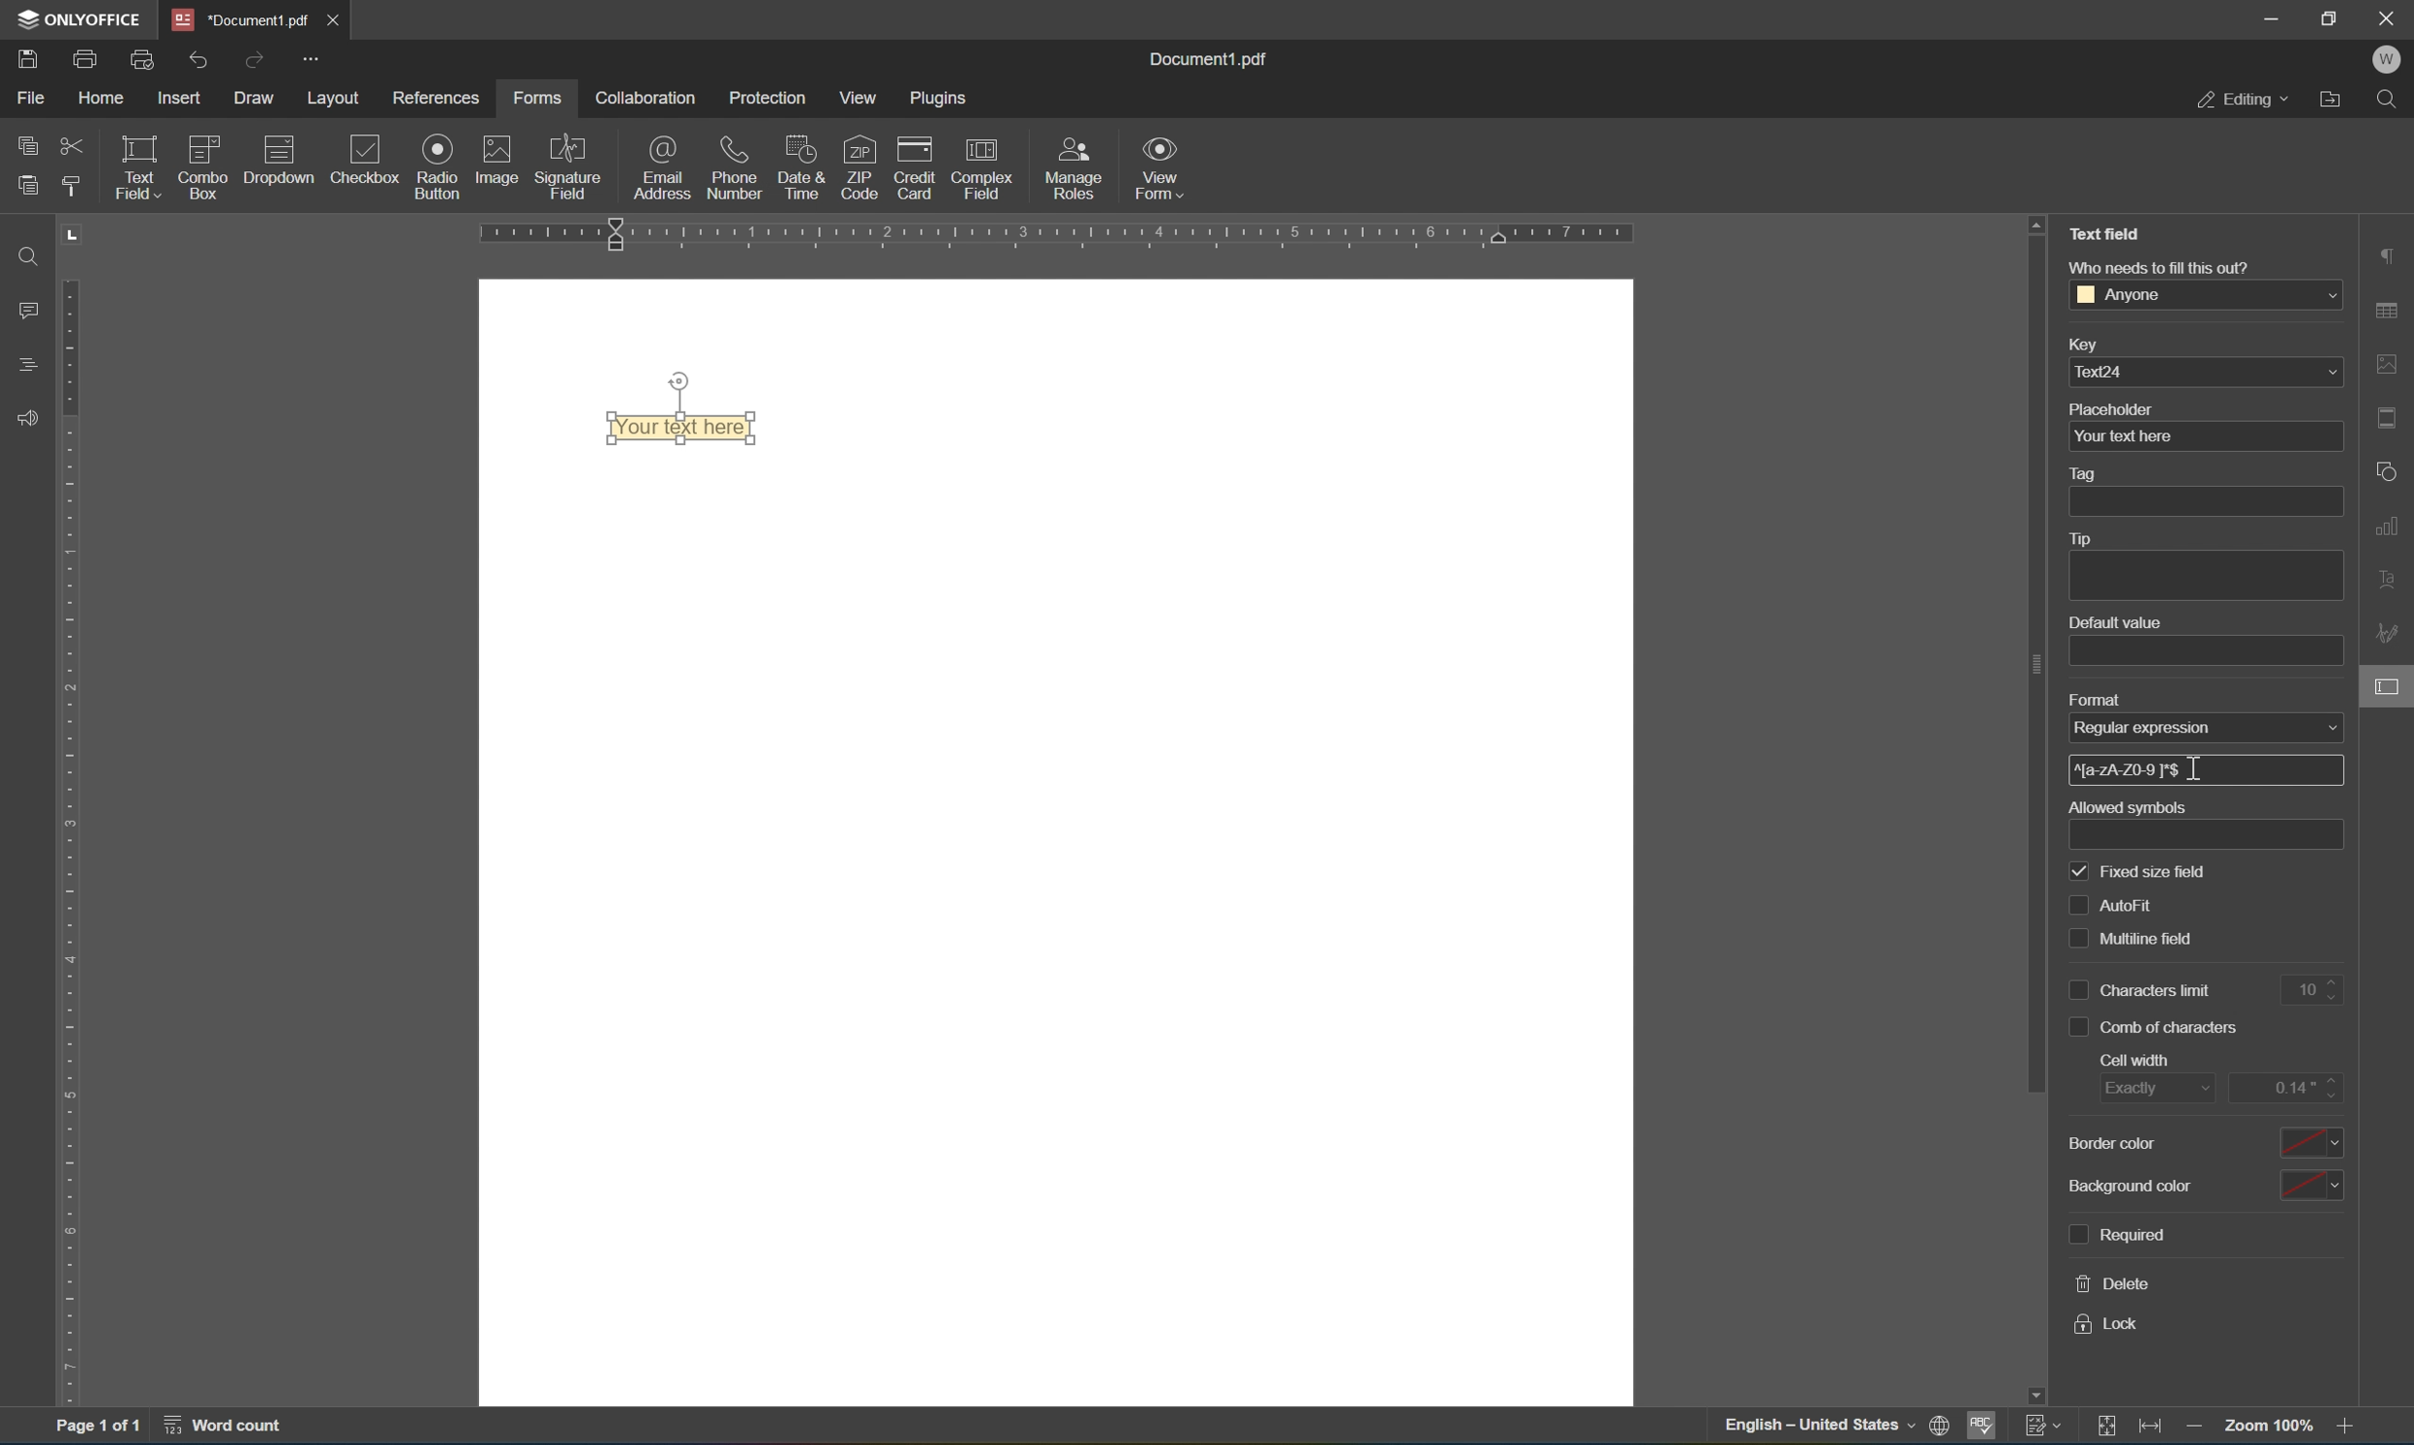 The image size is (2414, 1445). What do you see at coordinates (2204, 436) in the screenshot?
I see `your text here` at bounding box center [2204, 436].